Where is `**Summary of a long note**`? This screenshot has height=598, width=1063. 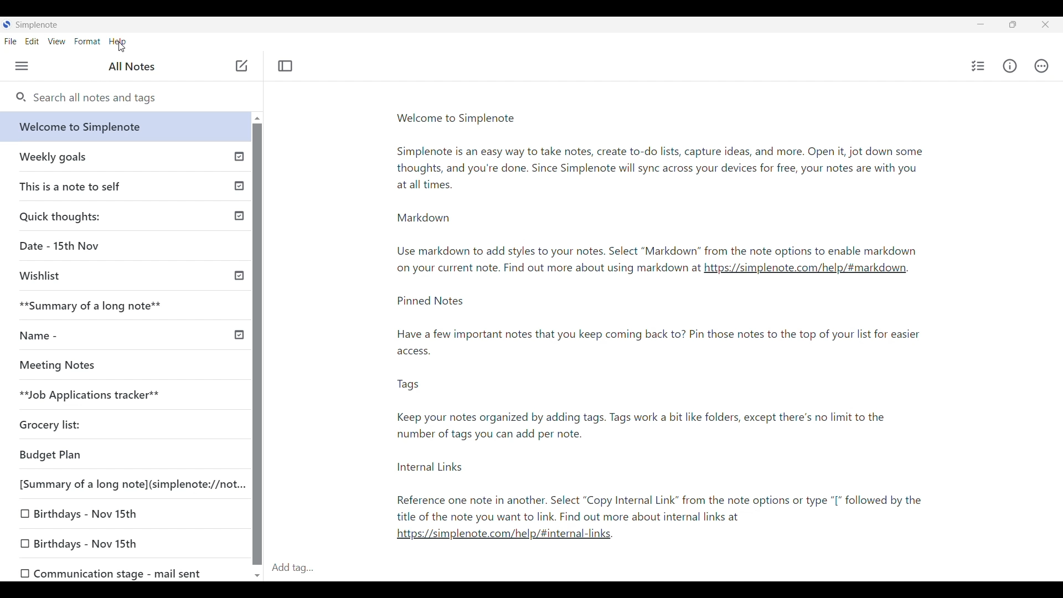
**Summary of a long note** is located at coordinates (102, 306).